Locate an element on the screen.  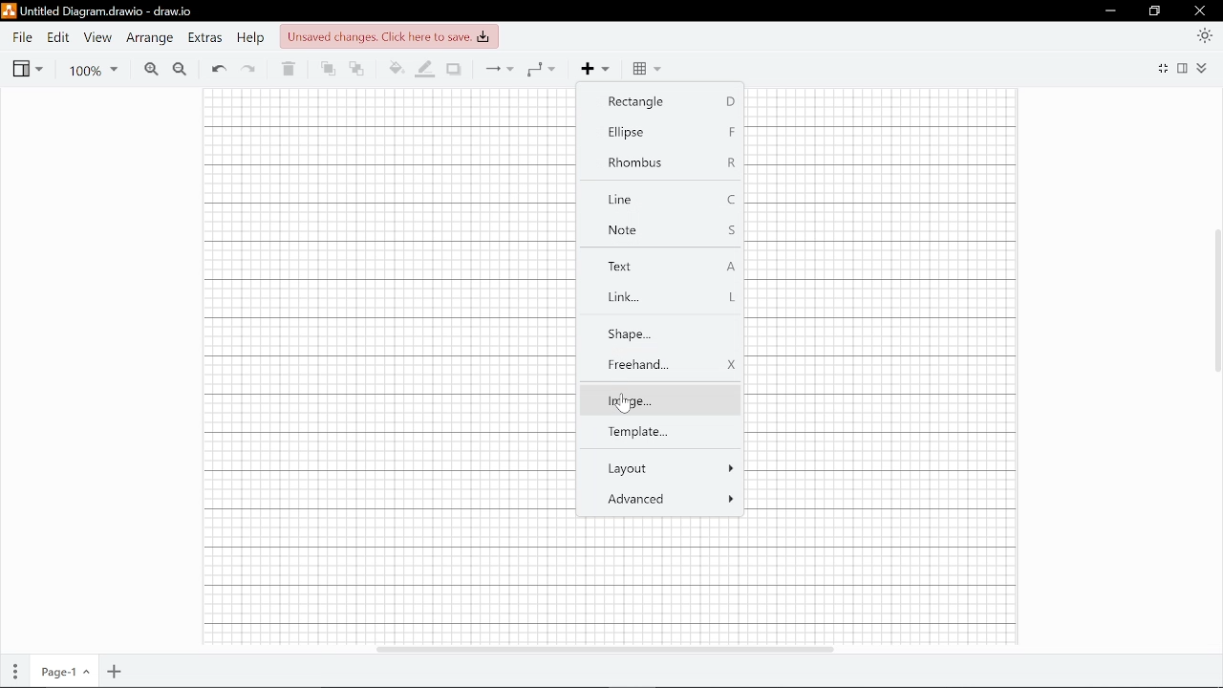
Current page is located at coordinates (63, 673).